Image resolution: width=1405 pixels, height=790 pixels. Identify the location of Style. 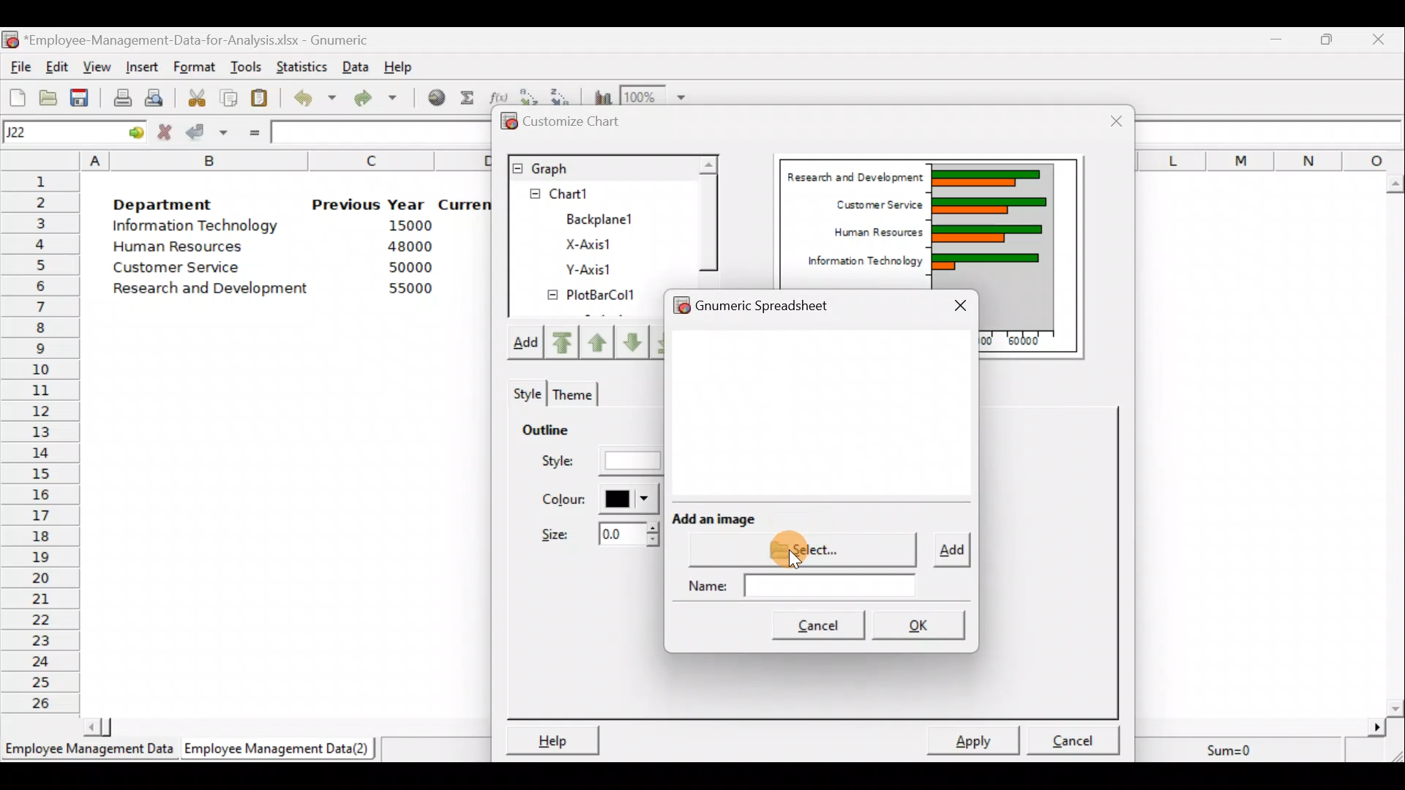
(597, 462).